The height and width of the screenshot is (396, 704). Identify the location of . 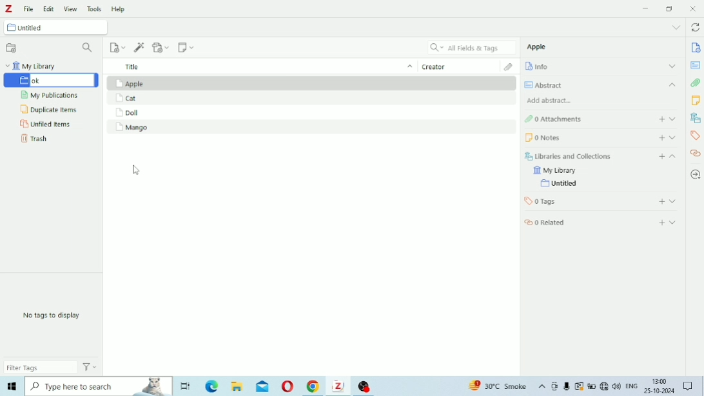
(364, 386).